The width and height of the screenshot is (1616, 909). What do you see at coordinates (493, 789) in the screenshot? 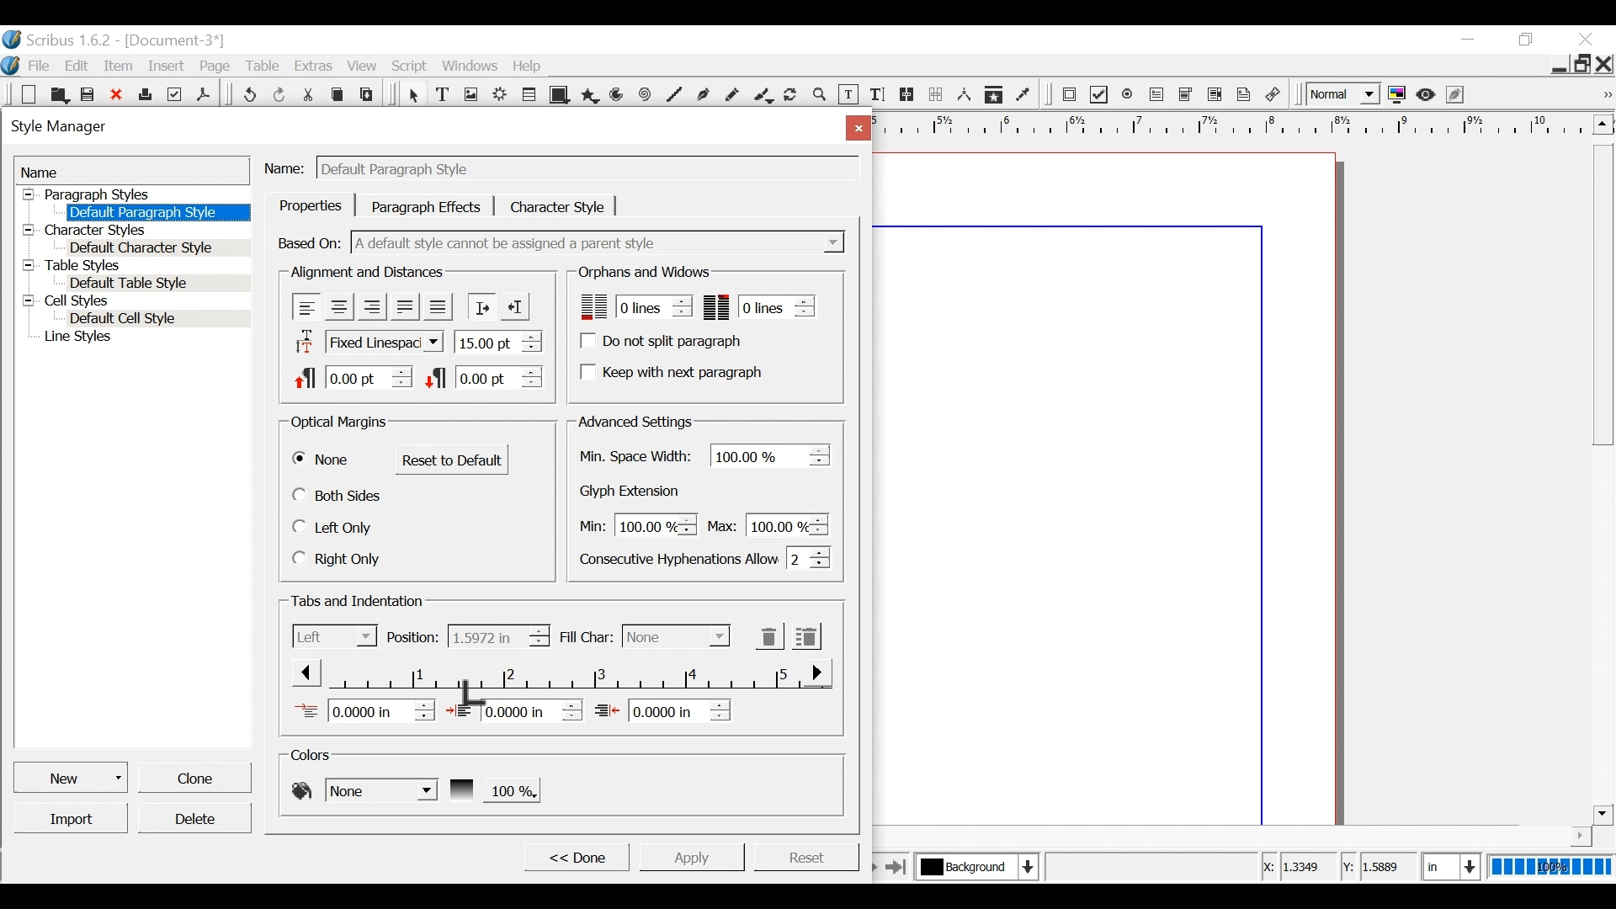
I see `Background shade` at bounding box center [493, 789].